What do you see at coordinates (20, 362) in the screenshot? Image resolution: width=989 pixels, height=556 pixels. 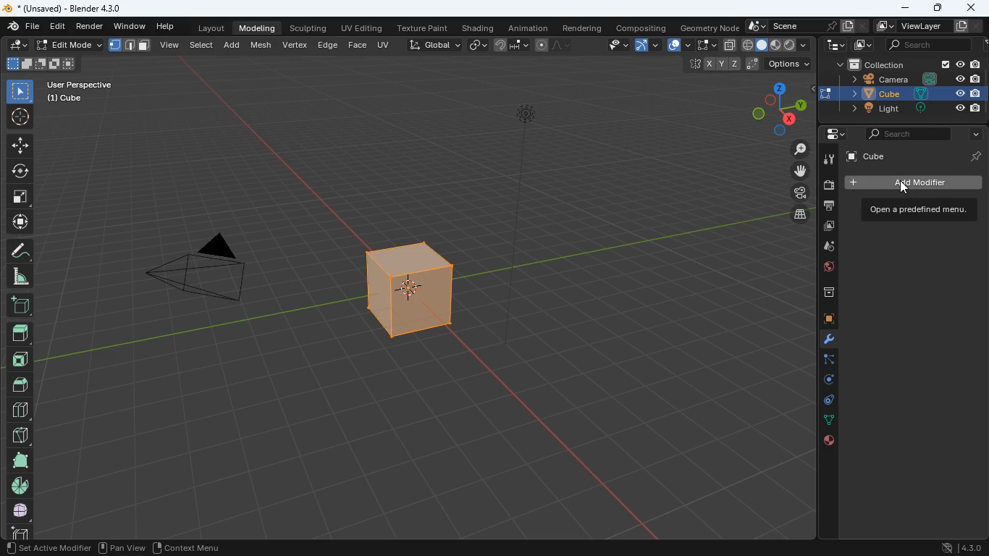 I see `front` at bounding box center [20, 362].